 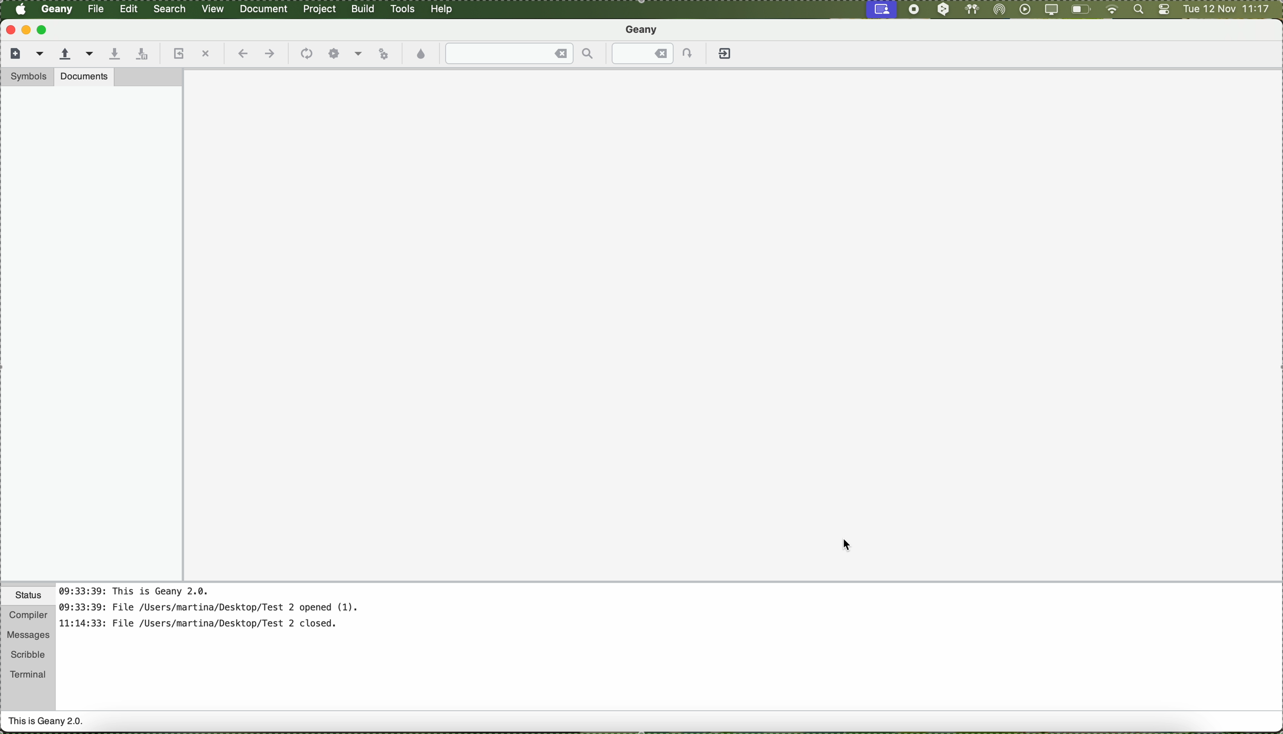 What do you see at coordinates (1136, 10) in the screenshot?
I see `spotlight search` at bounding box center [1136, 10].